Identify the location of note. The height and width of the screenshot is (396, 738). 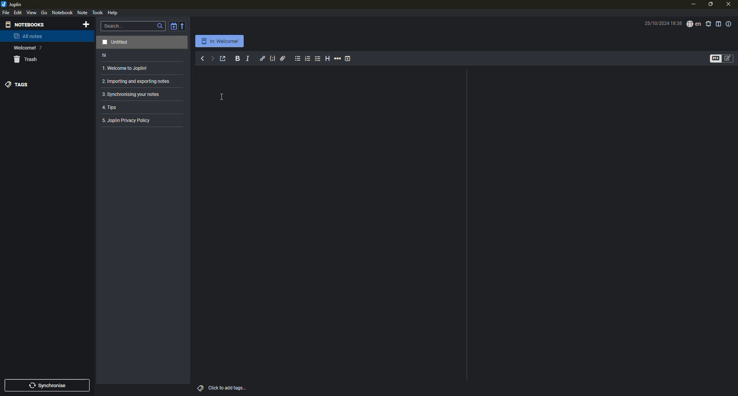
(83, 12).